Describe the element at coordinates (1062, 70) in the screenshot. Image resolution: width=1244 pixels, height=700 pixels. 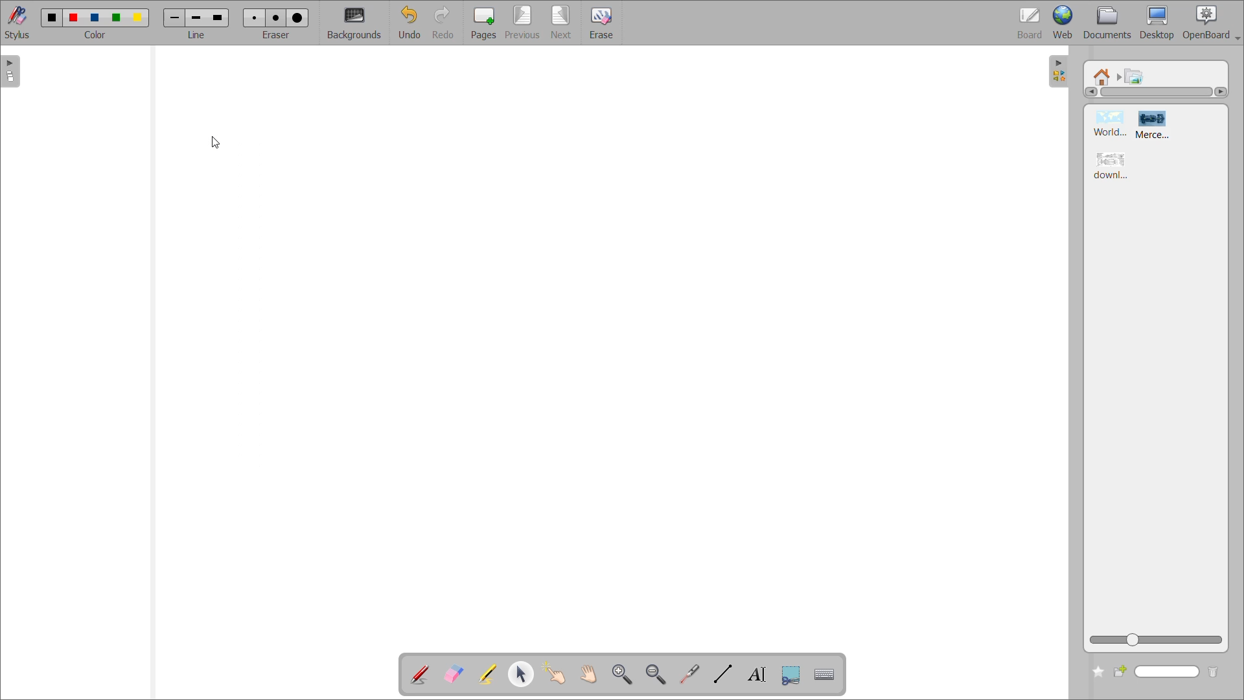
I see `collapse` at that location.